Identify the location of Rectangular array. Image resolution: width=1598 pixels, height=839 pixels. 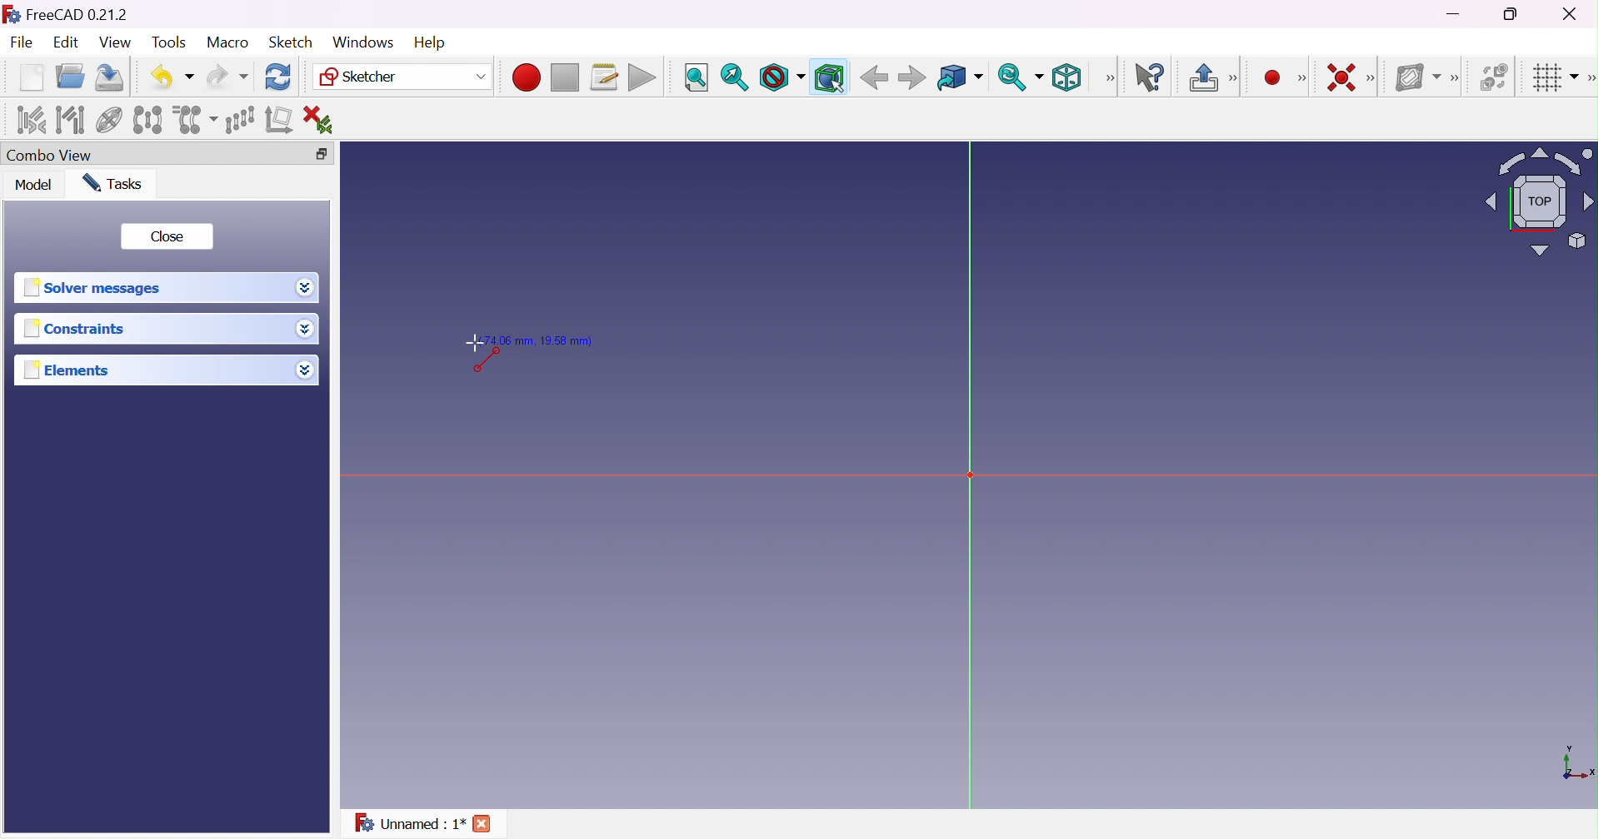
(238, 119).